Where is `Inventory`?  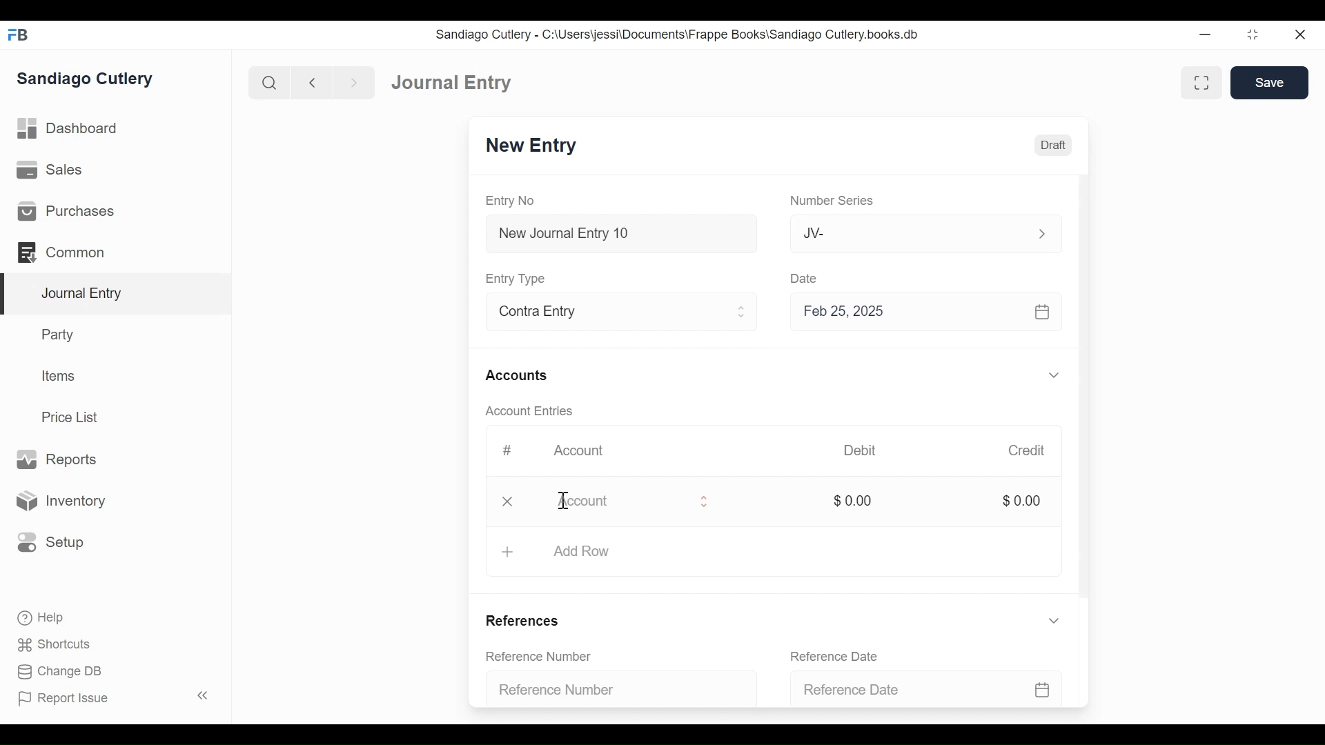
Inventory is located at coordinates (64, 500).